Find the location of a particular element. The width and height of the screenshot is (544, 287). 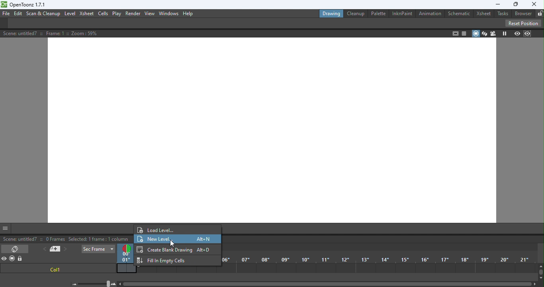

Maximize is located at coordinates (513, 4).